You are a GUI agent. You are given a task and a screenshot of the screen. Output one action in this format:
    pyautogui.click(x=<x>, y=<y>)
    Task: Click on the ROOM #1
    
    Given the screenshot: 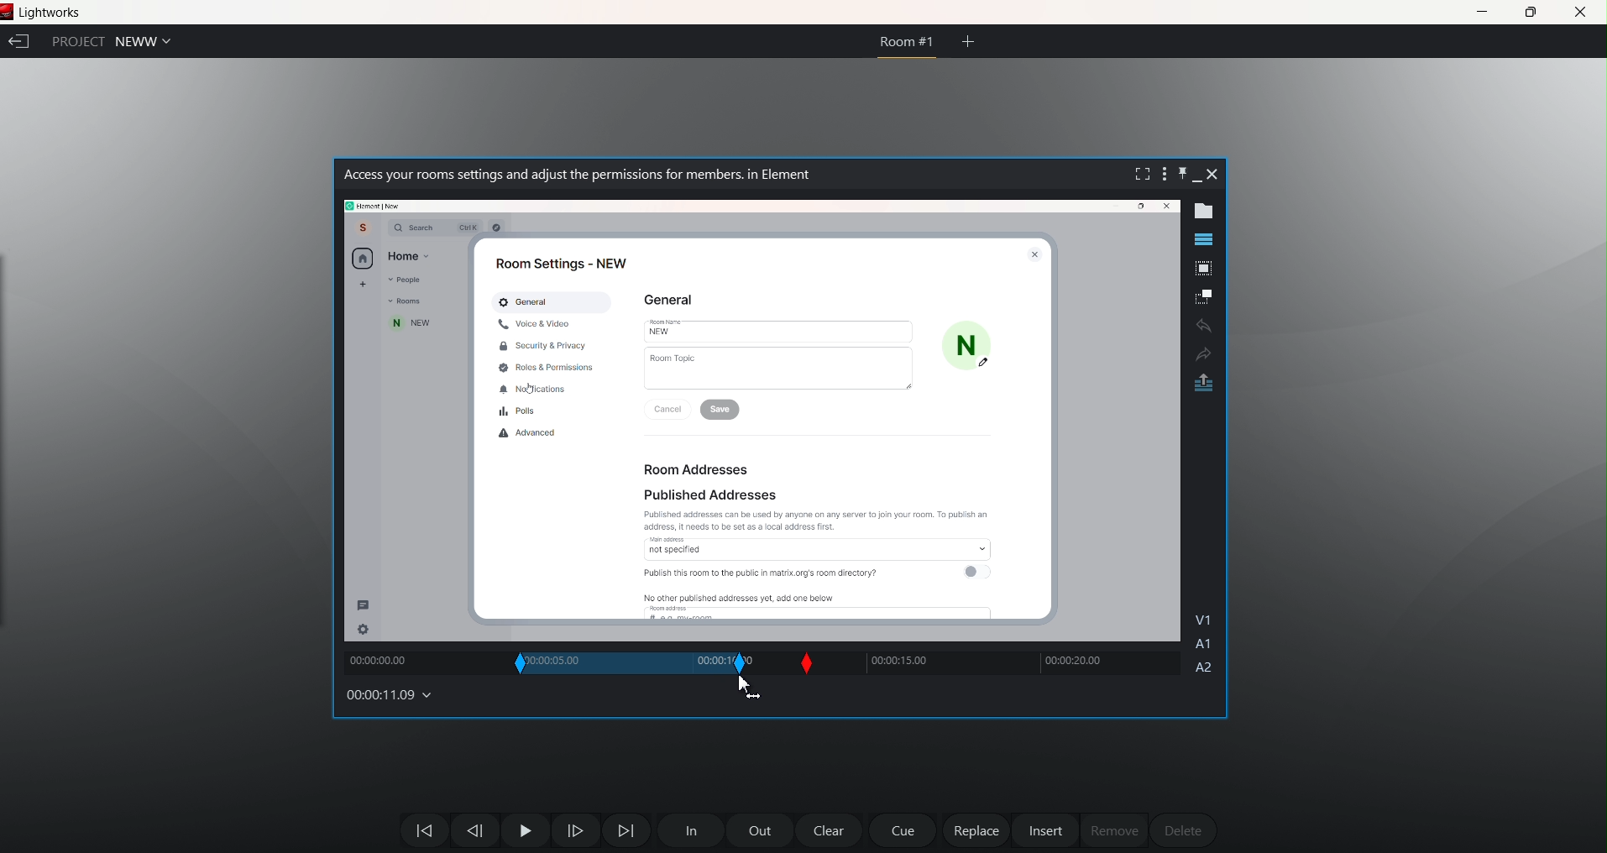 What is the action you would take?
    pyautogui.click(x=907, y=45)
    